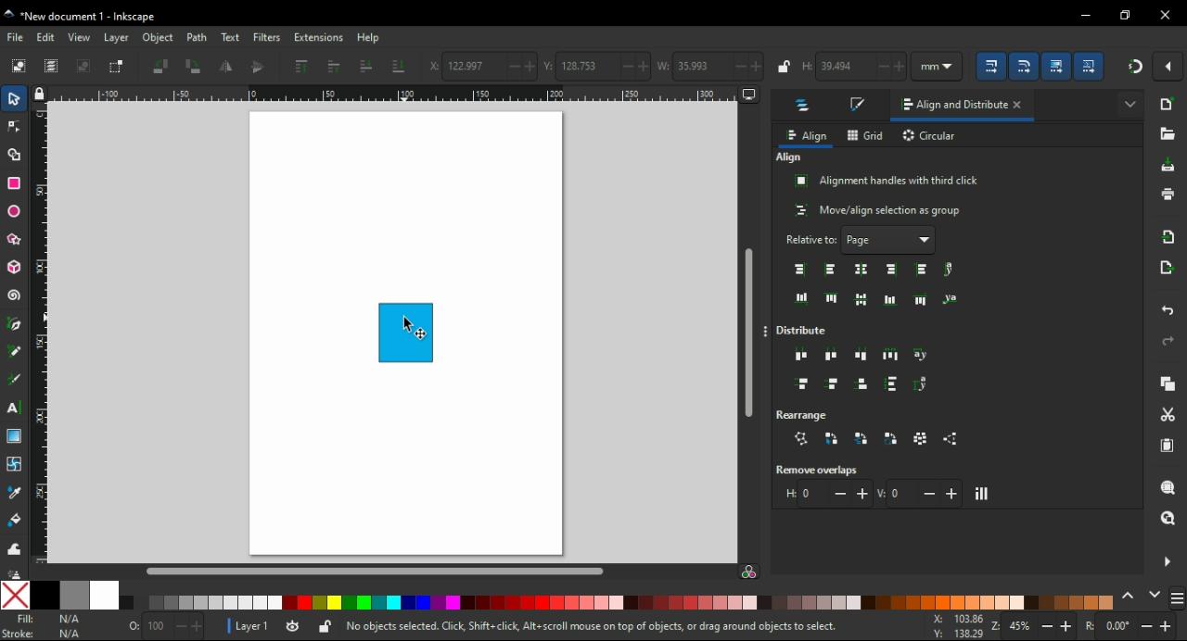 This screenshot has height=641, width=1187. I want to click on flip horizontal, so click(224, 67).